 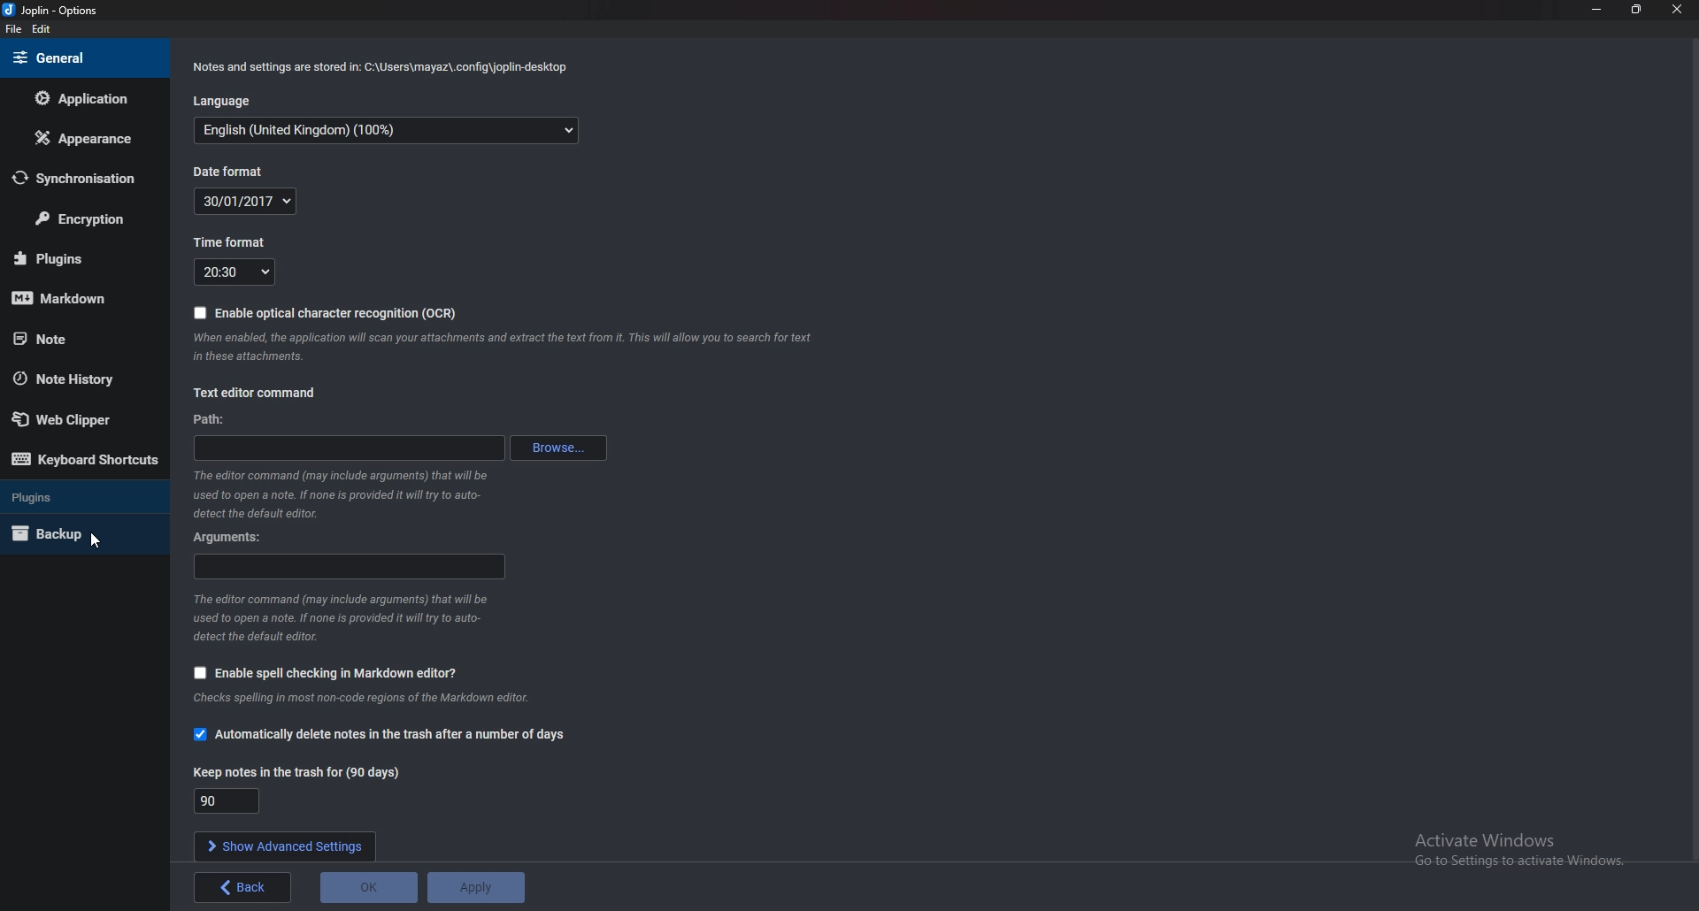 What do you see at coordinates (348, 569) in the screenshot?
I see `Arguments` at bounding box center [348, 569].